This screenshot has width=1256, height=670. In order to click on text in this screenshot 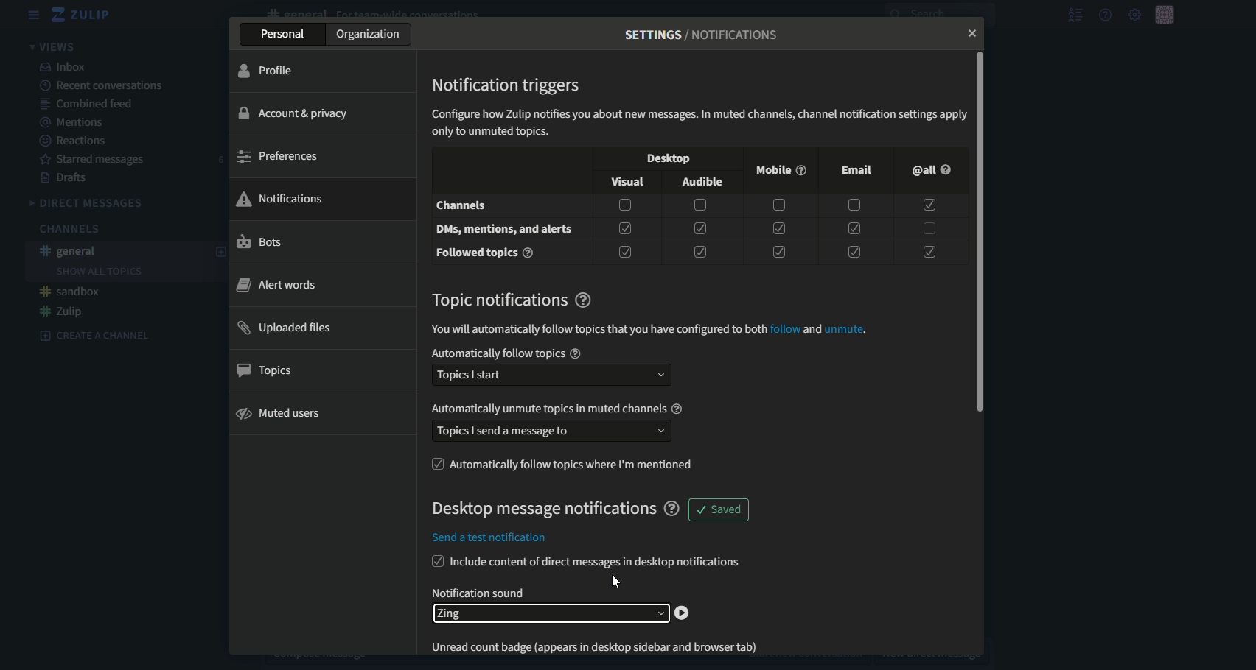, I will do `click(480, 592)`.